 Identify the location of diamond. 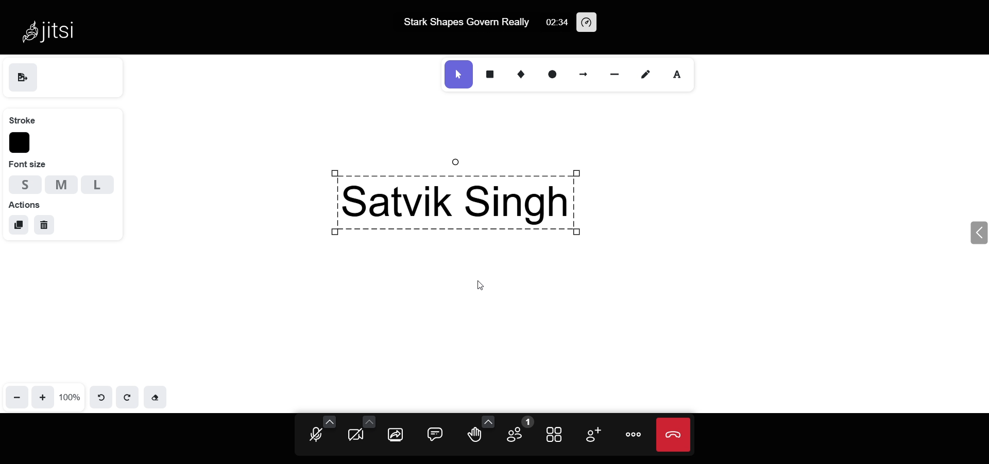
(523, 74).